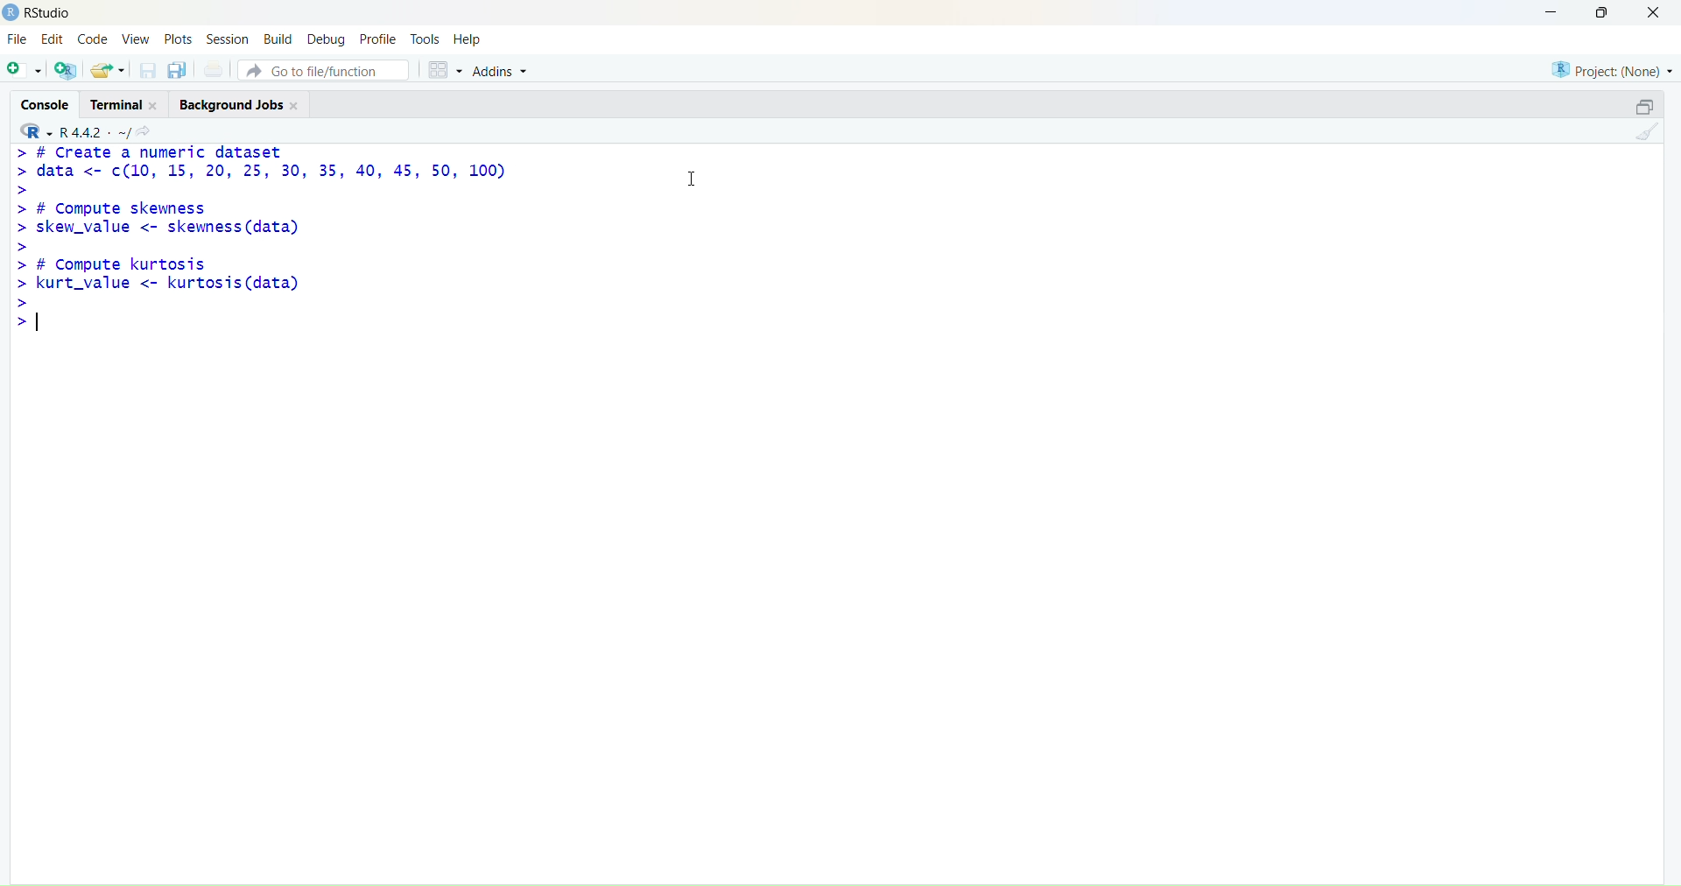 The width and height of the screenshot is (1681, 886). Describe the element at coordinates (1601, 15) in the screenshot. I see `Maximize` at that location.